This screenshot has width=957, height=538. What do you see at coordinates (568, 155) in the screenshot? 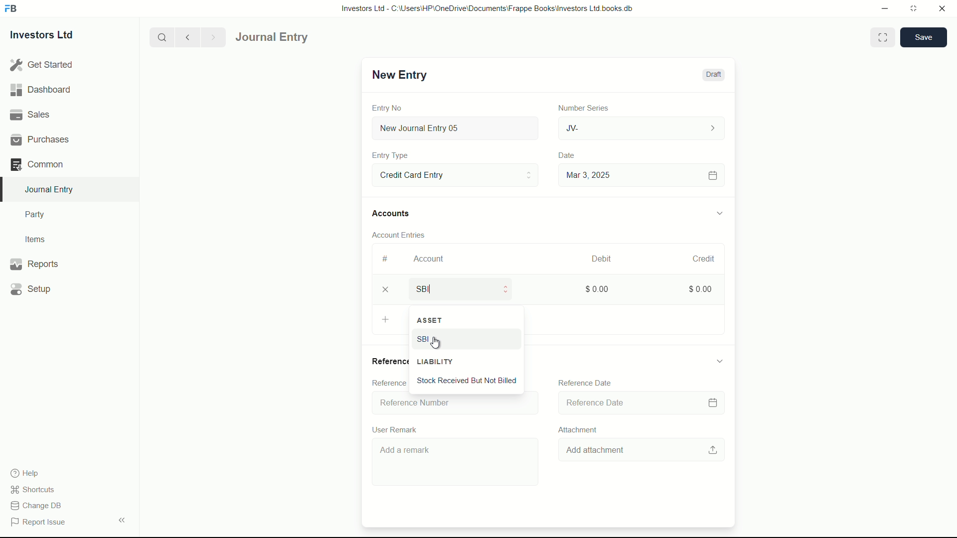
I see `Date` at bounding box center [568, 155].